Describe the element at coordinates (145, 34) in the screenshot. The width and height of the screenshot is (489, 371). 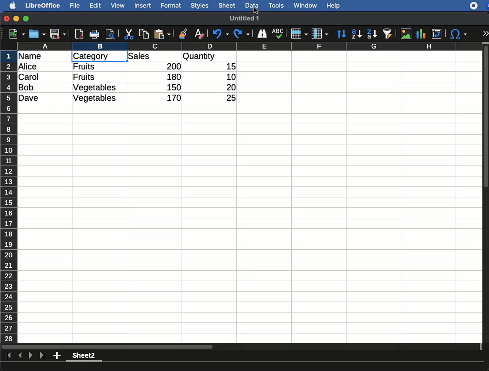
I see `copy` at that location.